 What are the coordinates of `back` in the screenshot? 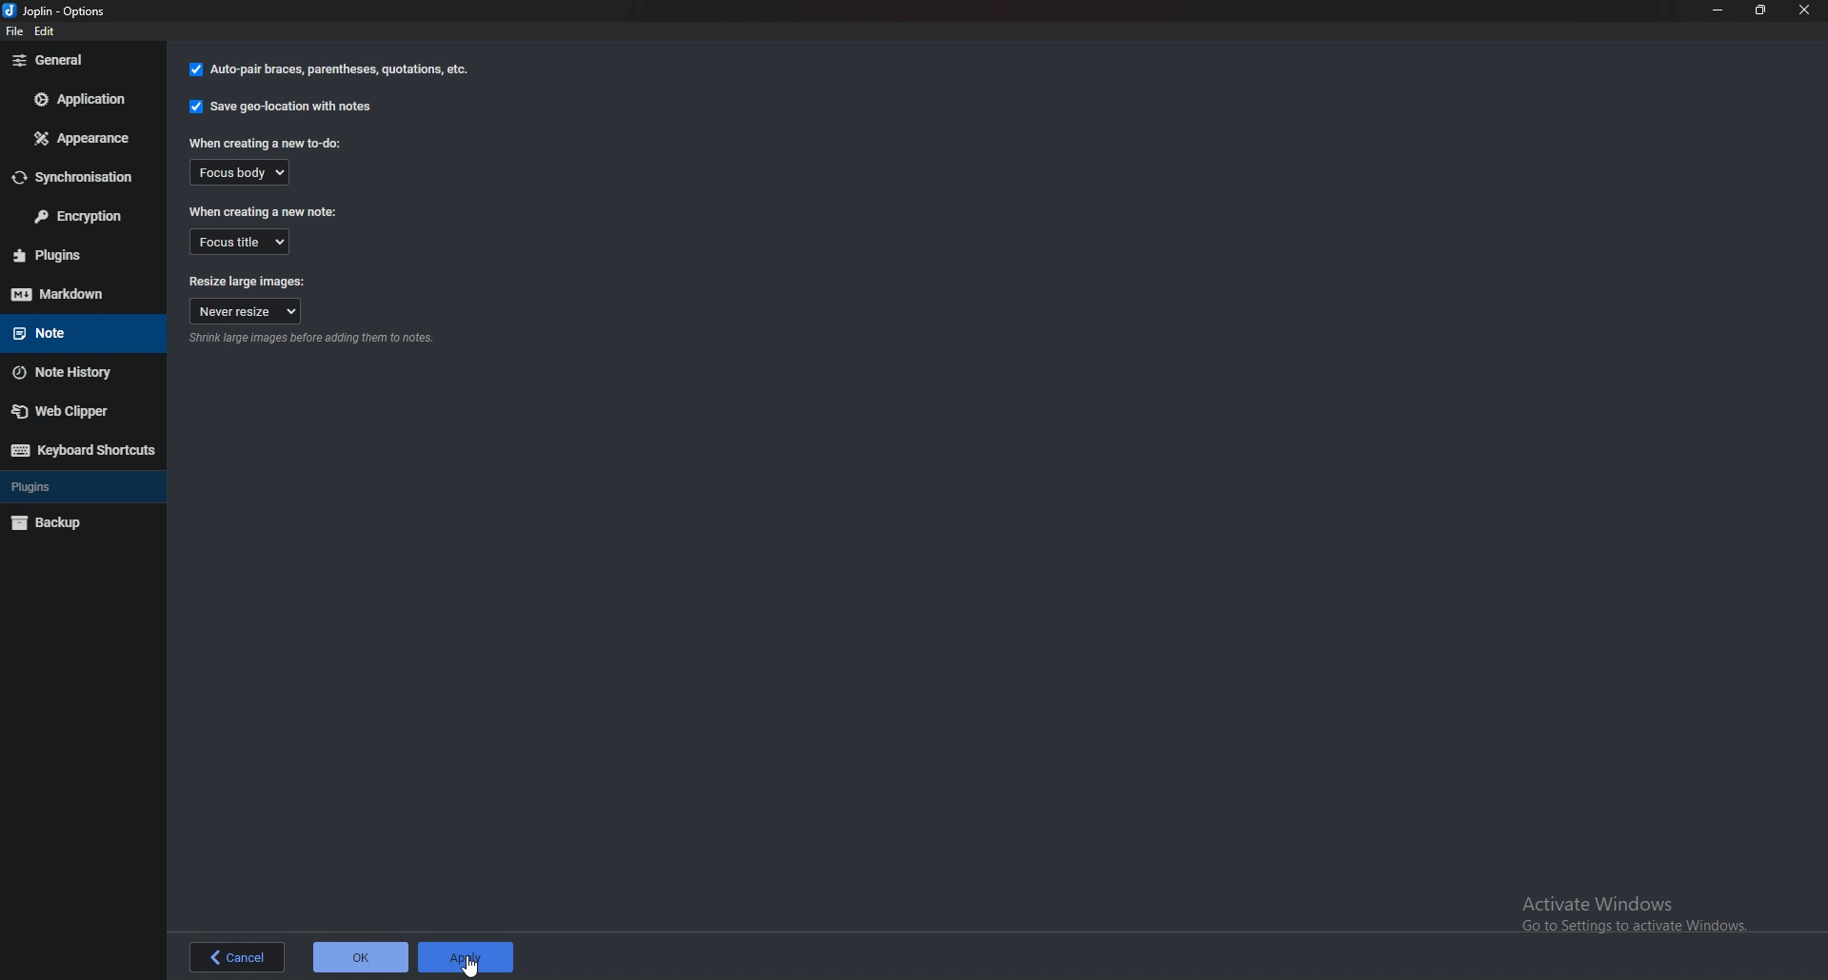 It's located at (231, 957).